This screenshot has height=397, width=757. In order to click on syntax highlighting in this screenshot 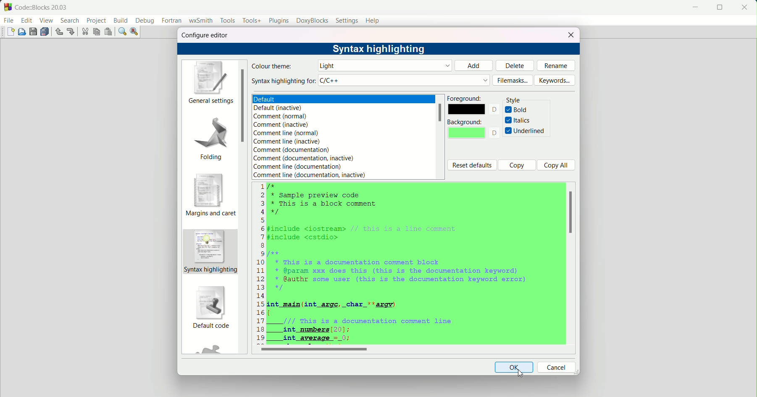, I will do `click(210, 251)`.